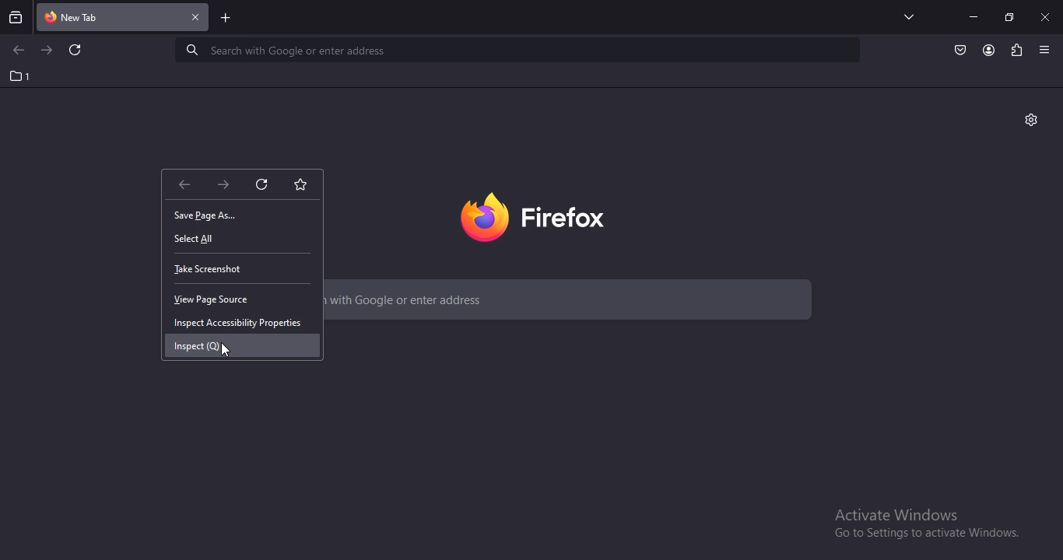 Image resolution: width=1063 pixels, height=560 pixels. I want to click on extensions, so click(1015, 49).